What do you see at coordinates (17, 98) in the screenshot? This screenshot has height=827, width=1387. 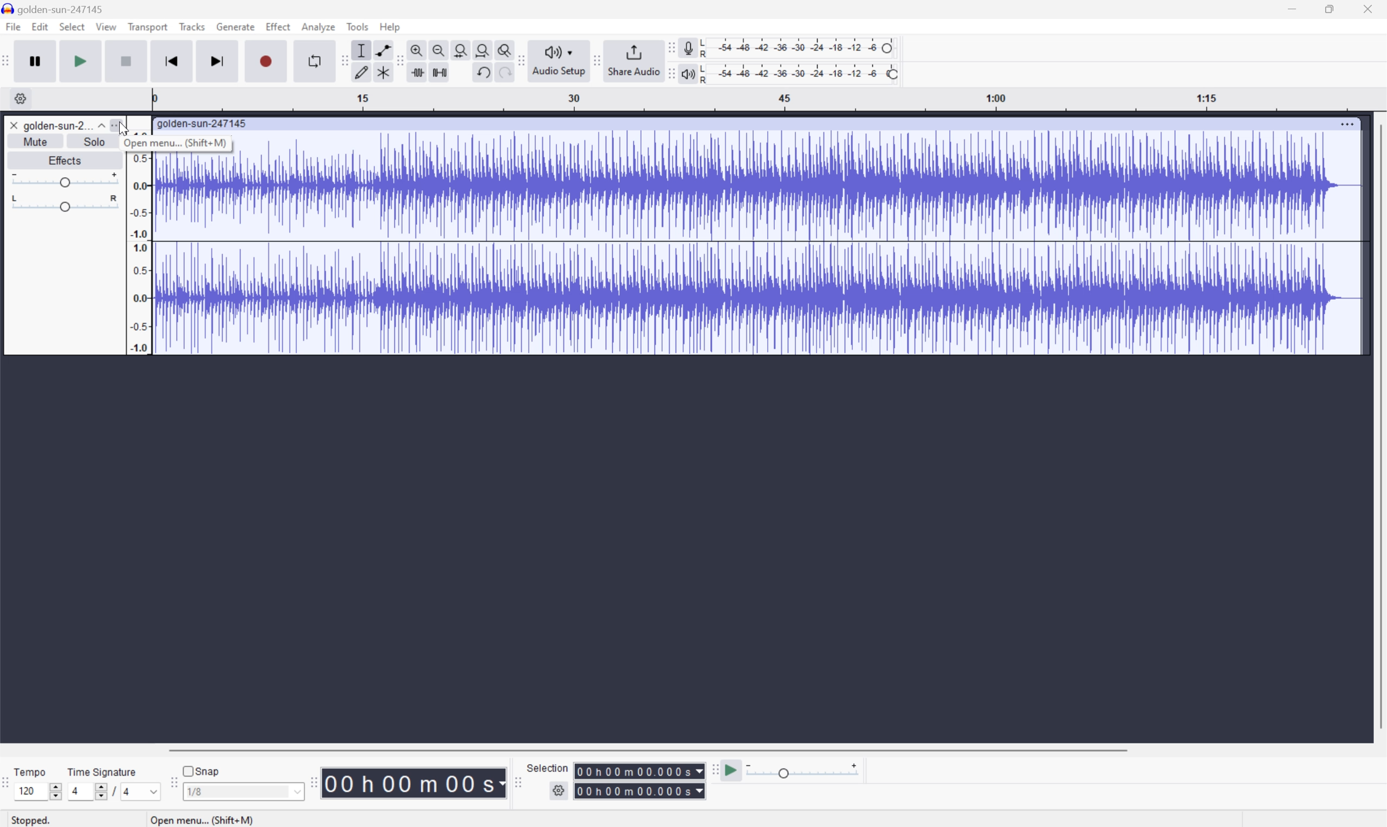 I see `Settings` at bounding box center [17, 98].